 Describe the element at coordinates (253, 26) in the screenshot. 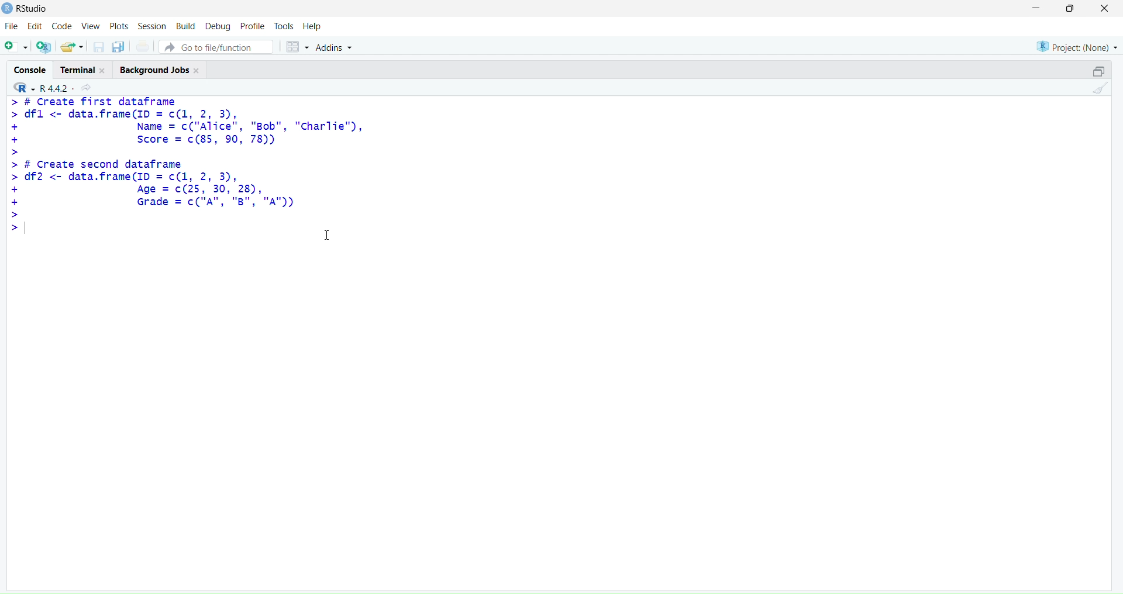

I see `Profile` at that location.